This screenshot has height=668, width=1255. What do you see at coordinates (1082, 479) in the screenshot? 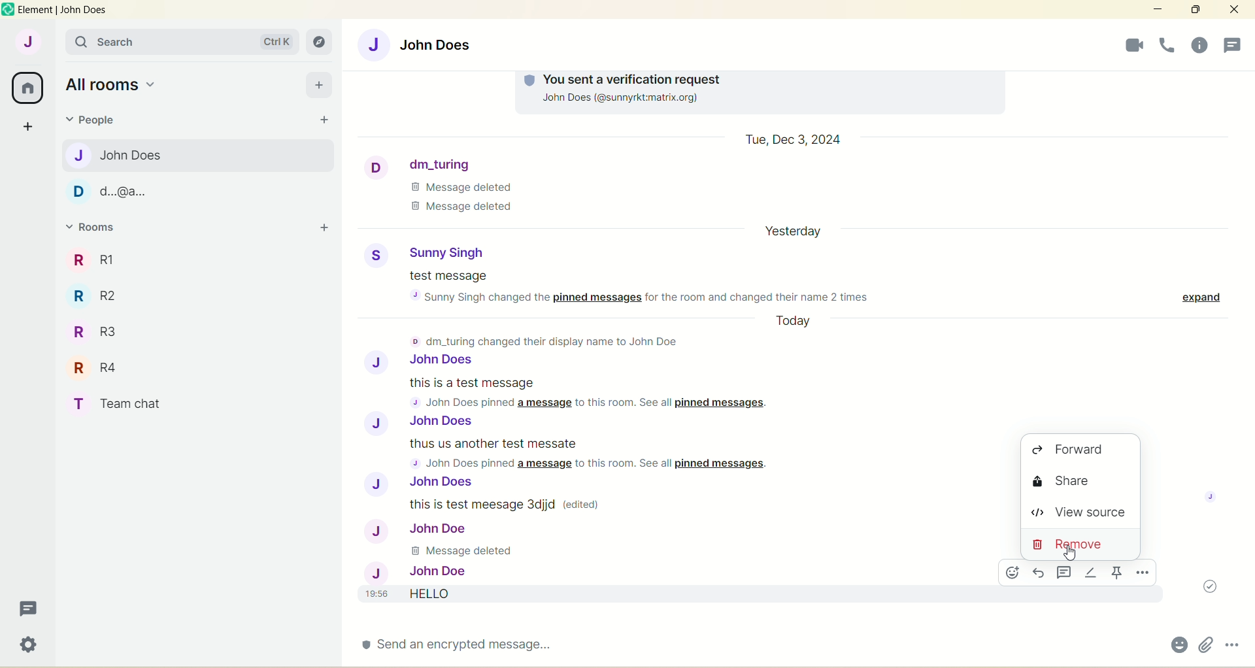
I see `share` at bounding box center [1082, 479].